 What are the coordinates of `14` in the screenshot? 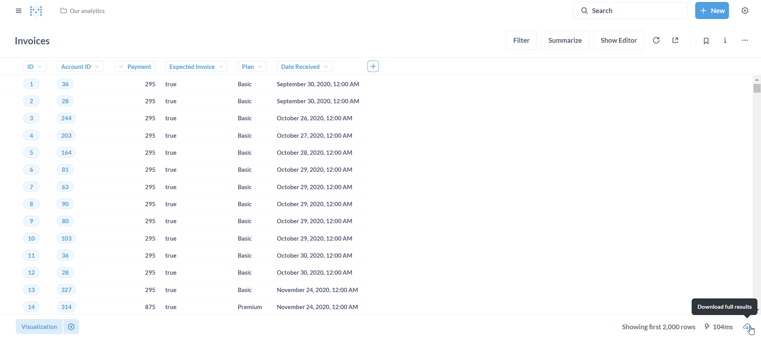 It's located at (25, 307).